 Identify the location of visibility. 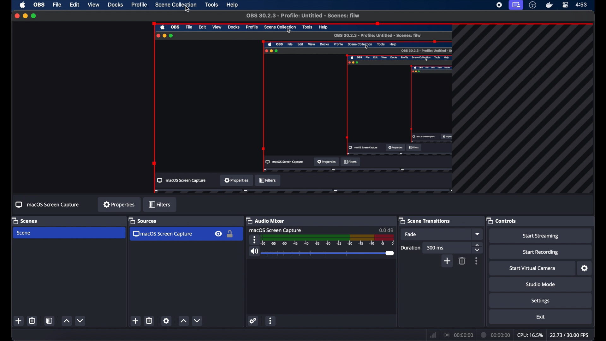
(218, 234).